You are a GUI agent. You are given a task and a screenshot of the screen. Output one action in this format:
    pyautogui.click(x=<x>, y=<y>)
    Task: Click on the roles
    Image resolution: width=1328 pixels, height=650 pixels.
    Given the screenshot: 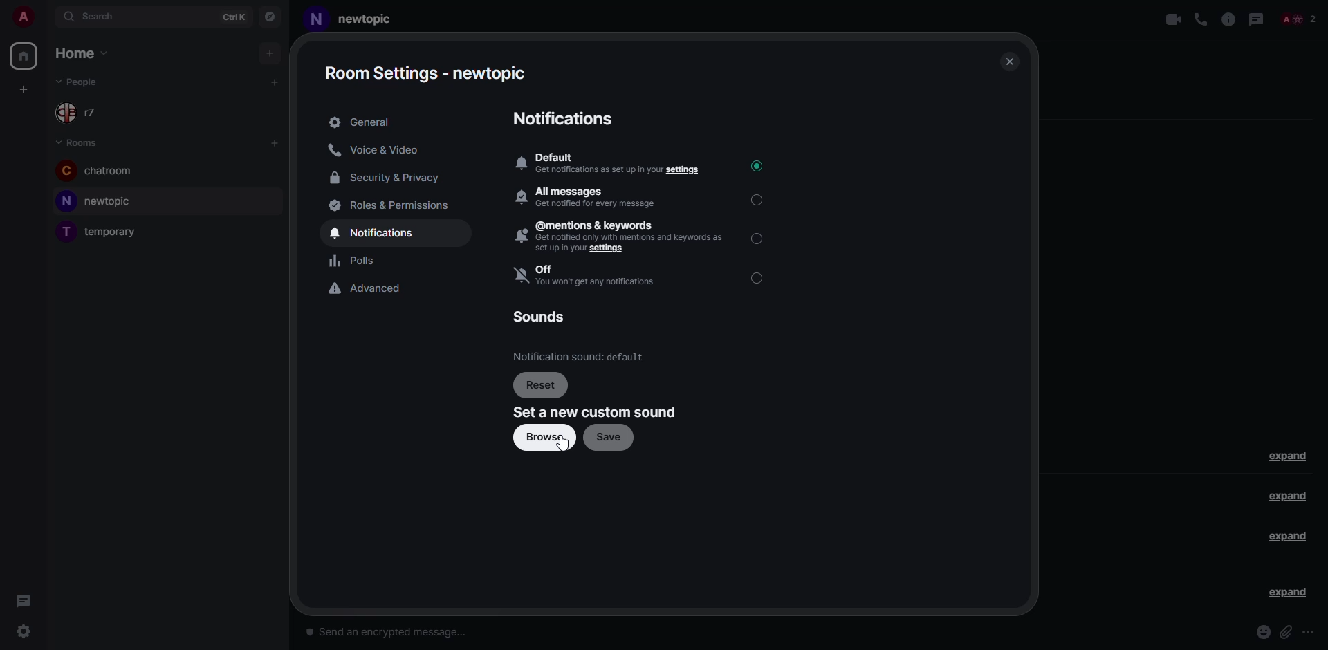 What is the action you would take?
    pyautogui.click(x=394, y=204)
    